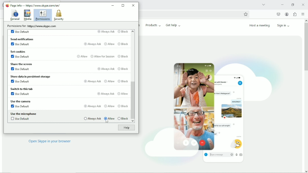 This screenshot has width=308, height=173. I want to click on Always Ask, so click(106, 32).